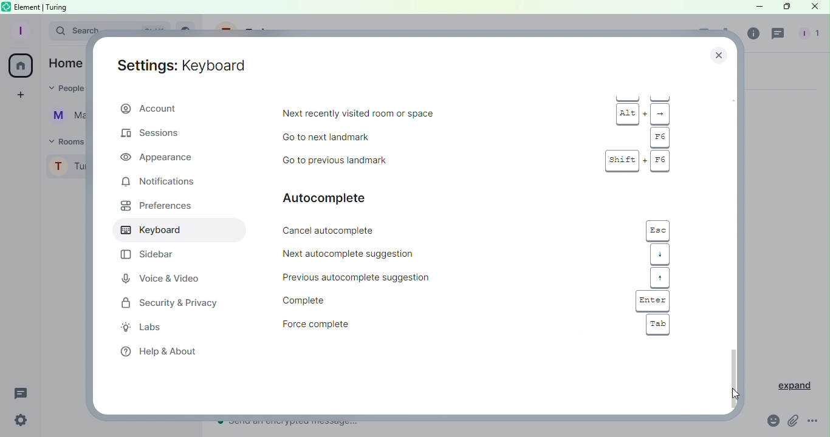 The image size is (830, 437). Describe the element at coordinates (734, 246) in the screenshot. I see `Scroll bar` at that location.